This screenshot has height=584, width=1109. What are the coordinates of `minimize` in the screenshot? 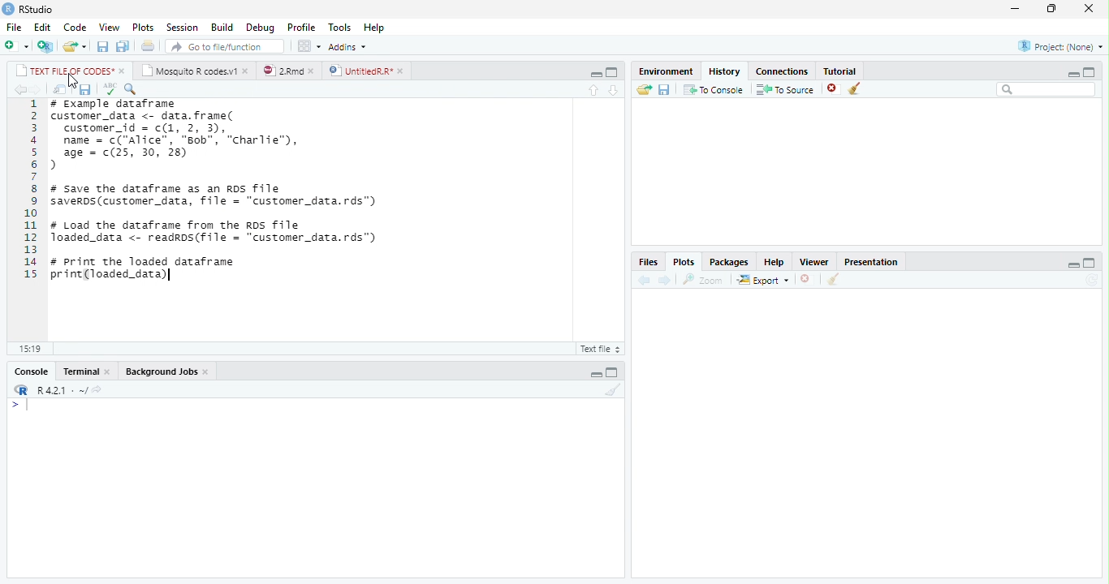 It's located at (1015, 8).